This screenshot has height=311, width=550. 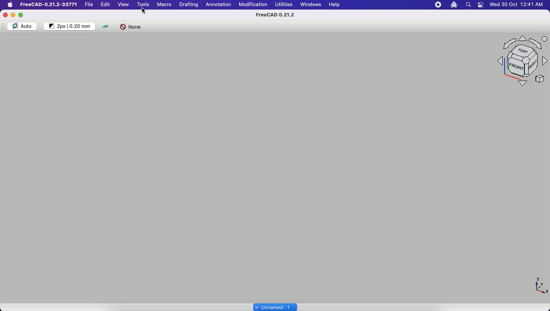 I want to click on FreeCAD, so click(x=275, y=15).